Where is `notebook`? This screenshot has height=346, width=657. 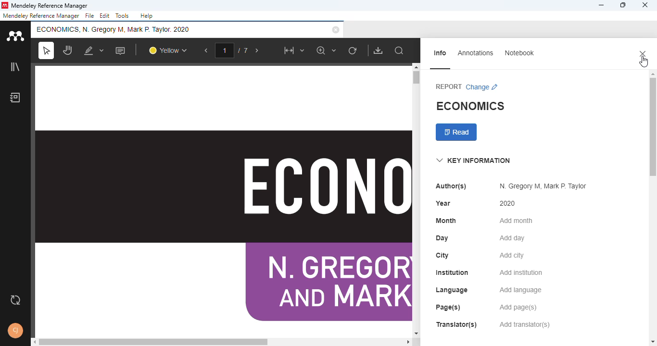
notebook is located at coordinates (15, 98).